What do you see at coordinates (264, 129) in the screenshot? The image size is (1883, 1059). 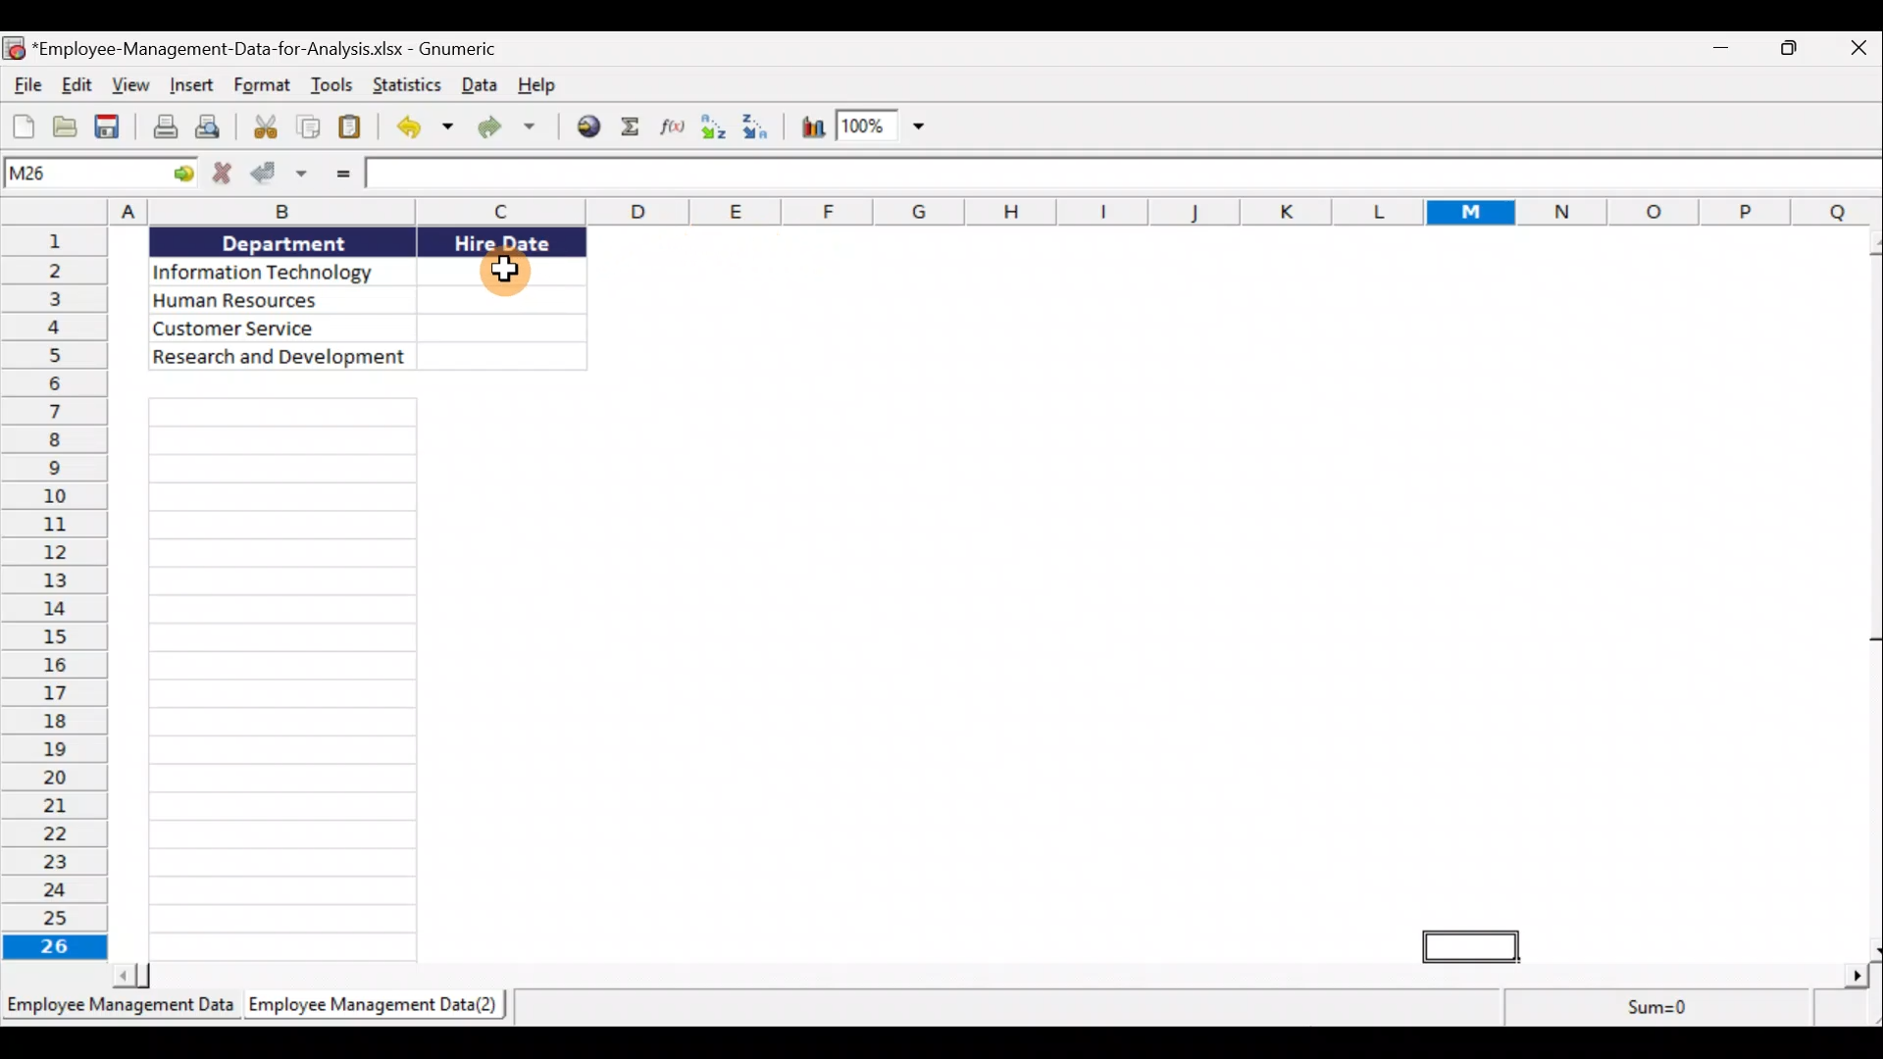 I see `Cut selection` at bounding box center [264, 129].